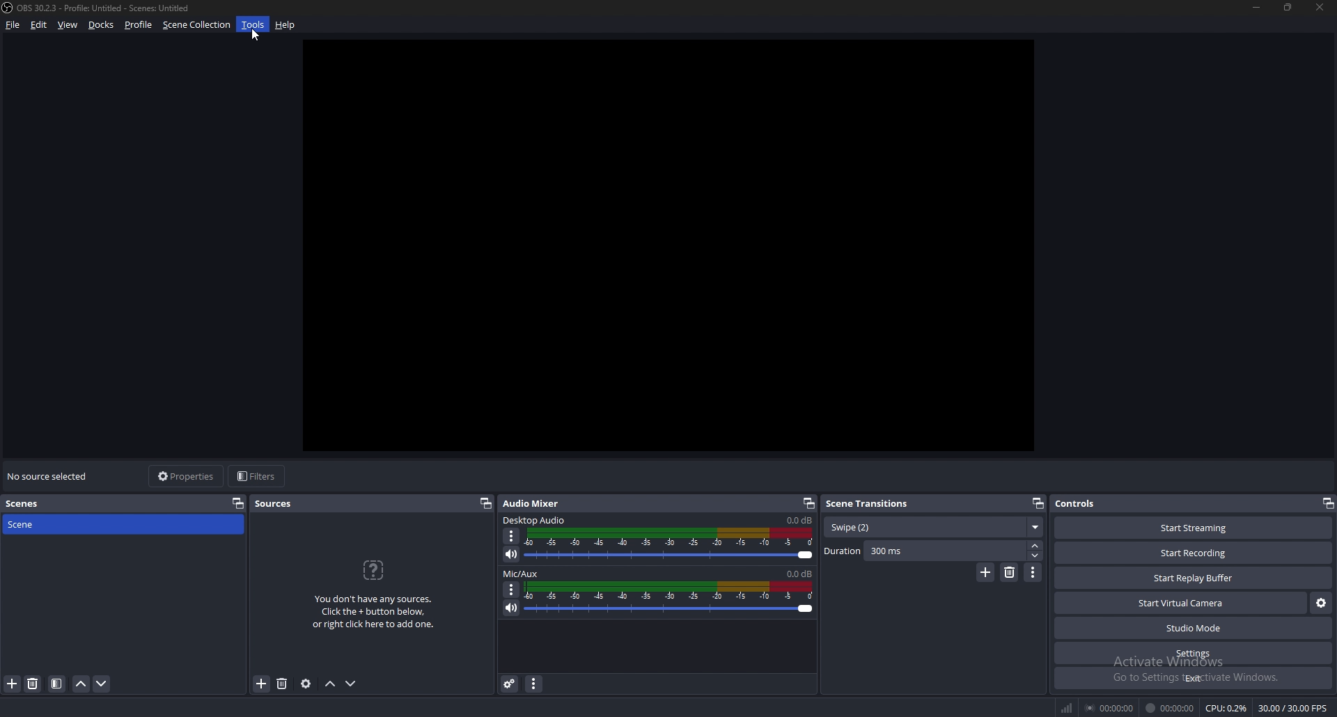 Image resolution: width=1337 pixels, height=717 pixels. Describe the element at coordinates (100, 8) in the screenshot. I see `title` at that location.